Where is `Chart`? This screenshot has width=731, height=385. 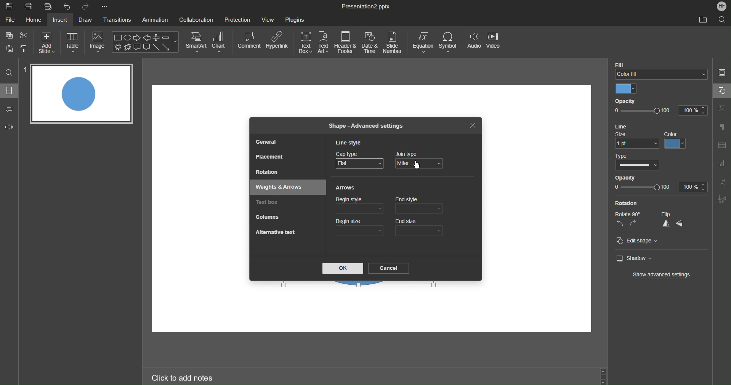
Chart is located at coordinates (220, 42).